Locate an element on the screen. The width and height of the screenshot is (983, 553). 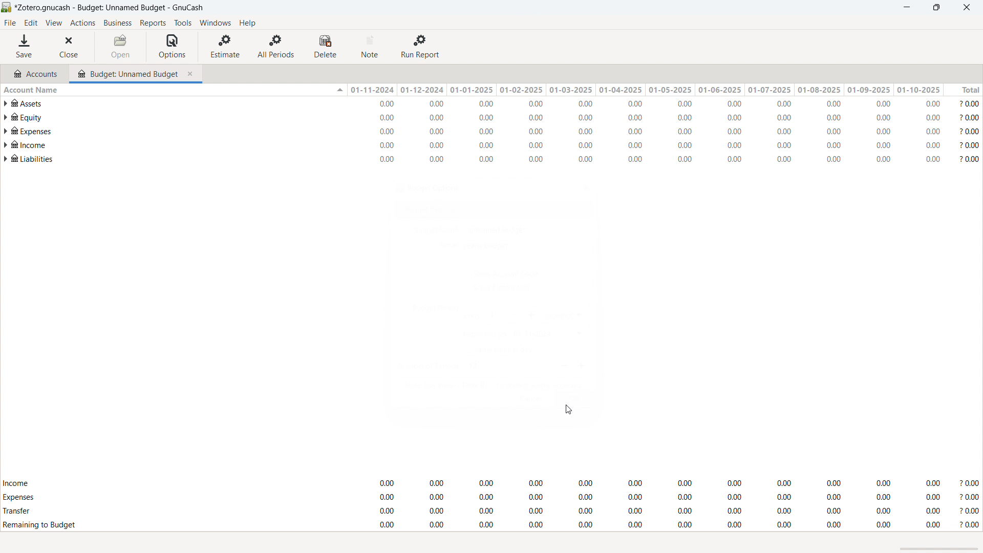
all periods is located at coordinates (276, 46).